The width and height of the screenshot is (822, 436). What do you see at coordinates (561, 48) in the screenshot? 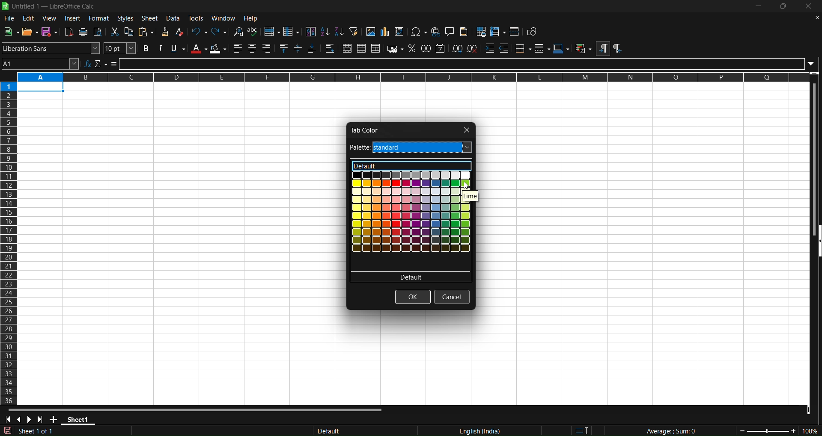
I see `border color` at bounding box center [561, 48].